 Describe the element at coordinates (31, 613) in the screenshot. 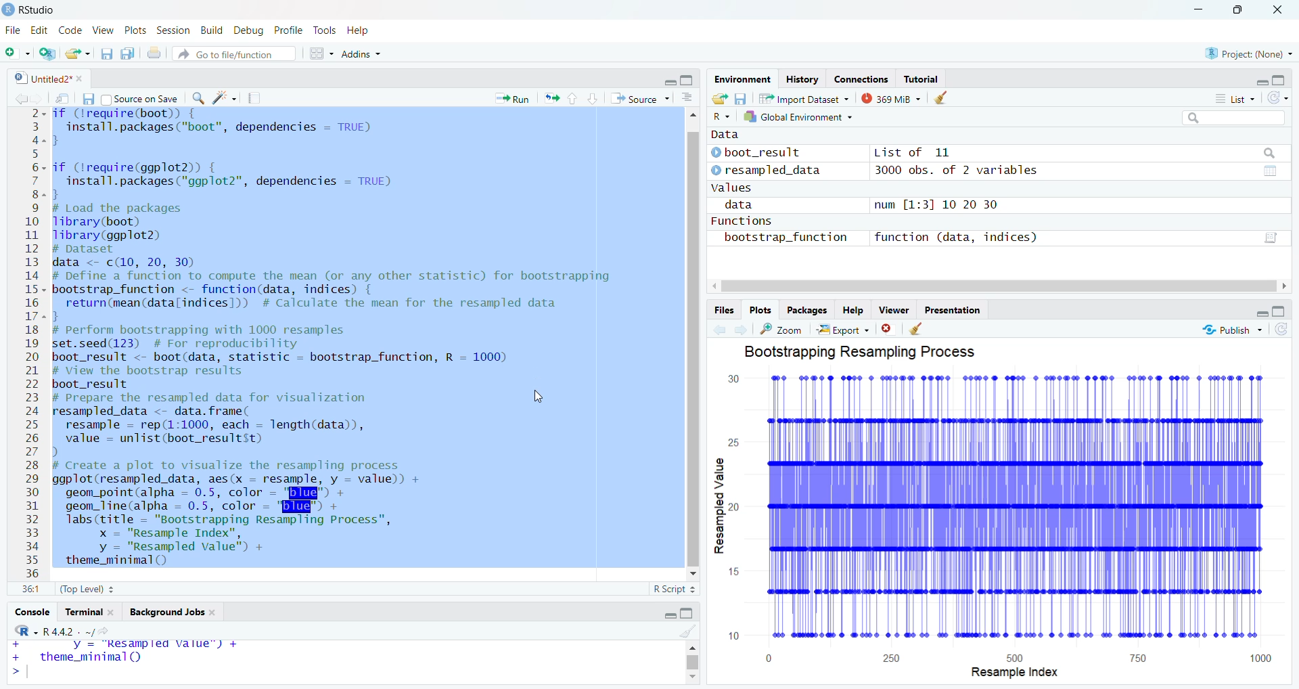

I see `Console` at that location.